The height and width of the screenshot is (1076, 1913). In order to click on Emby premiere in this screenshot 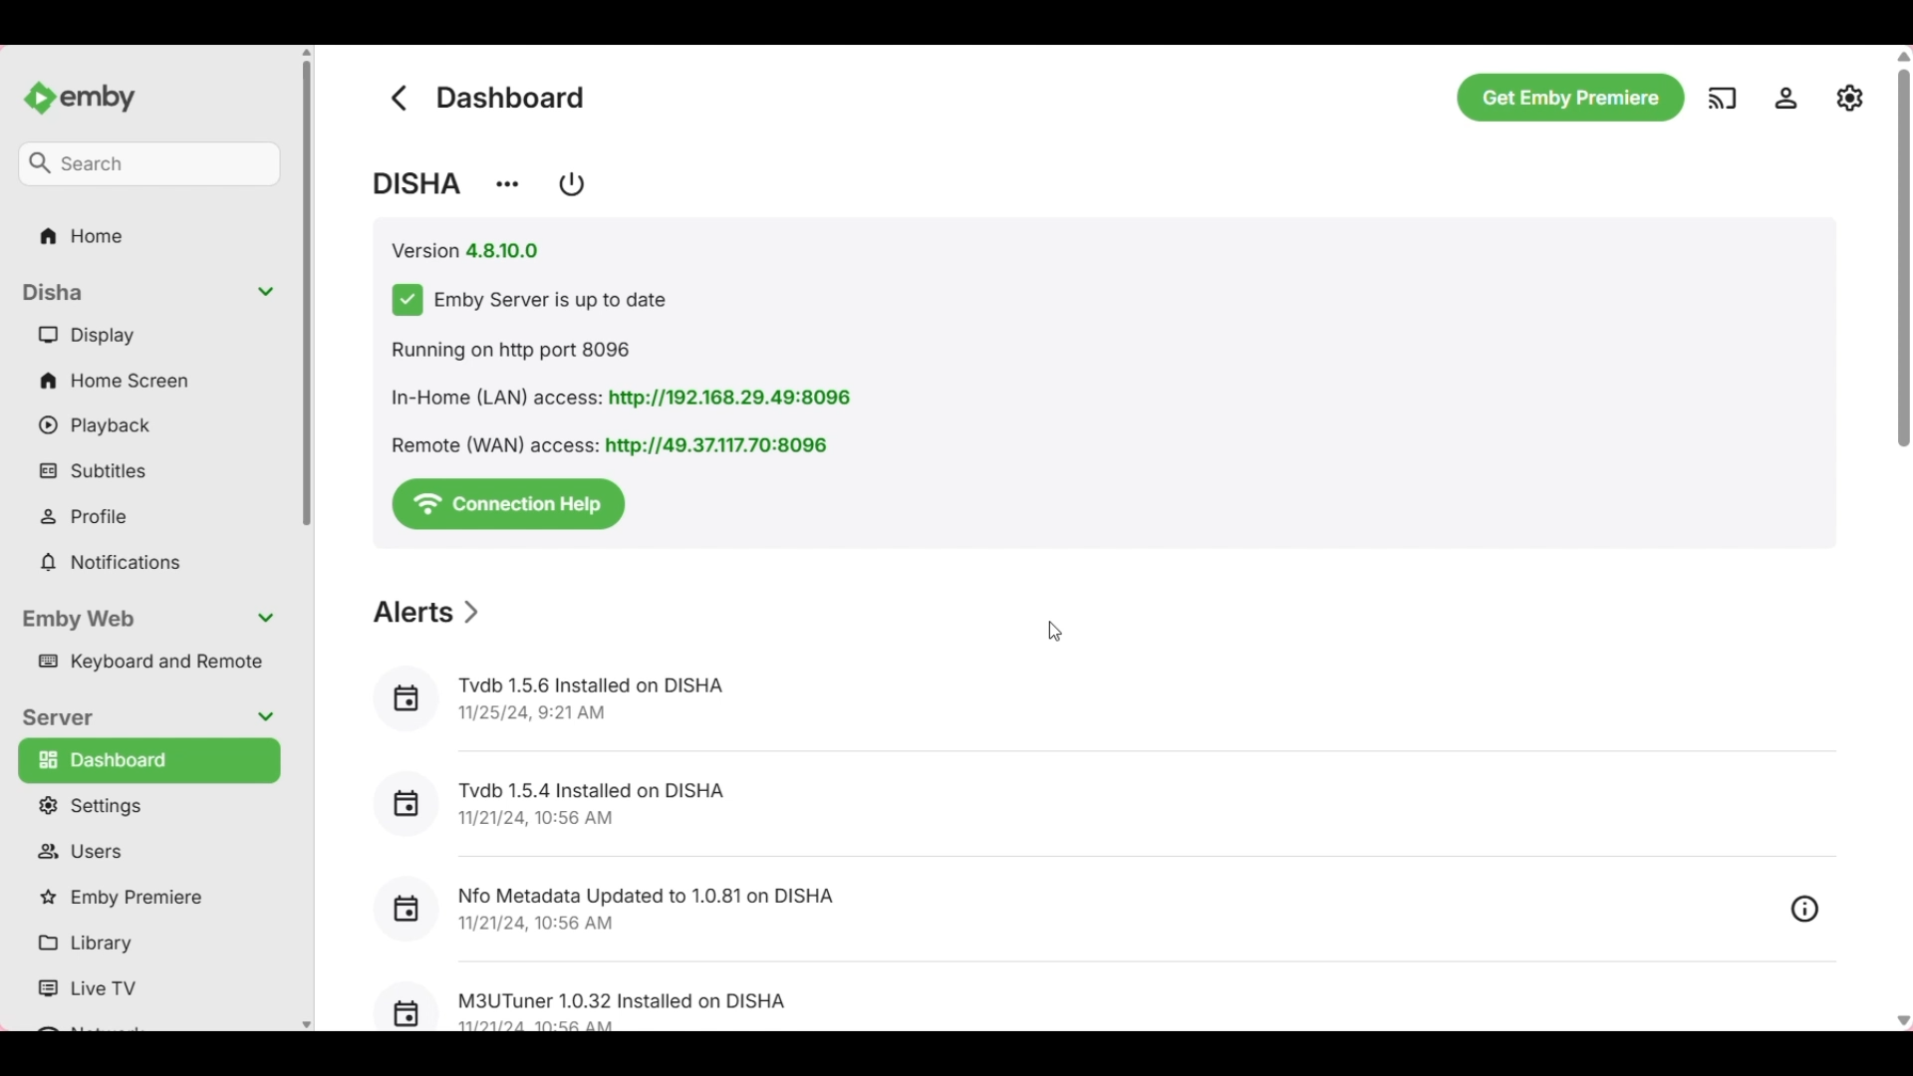, I will do `click(146, 899)`.